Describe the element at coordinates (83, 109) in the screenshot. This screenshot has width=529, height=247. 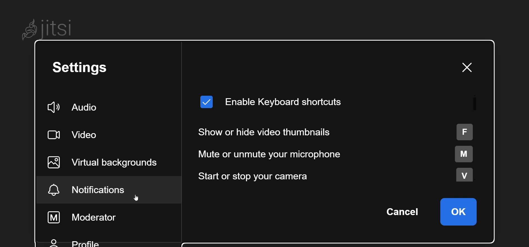
I see `audio` at that location.